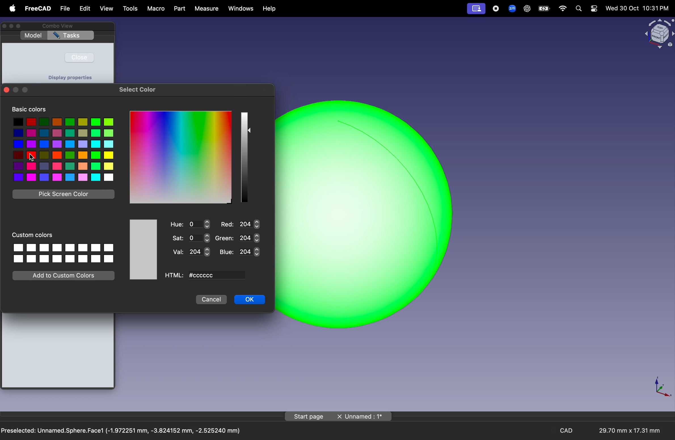 Image resolution: width=675 pixels, height=440 pixels. I want to click on zoom, so click(511, 8).